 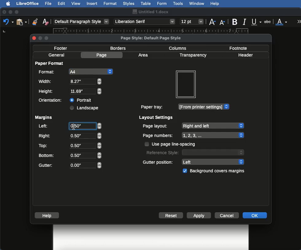 What do you see at coordinates (238, 48) in the screenshot?
I see `Footnote` at bounding box center [238, 48].